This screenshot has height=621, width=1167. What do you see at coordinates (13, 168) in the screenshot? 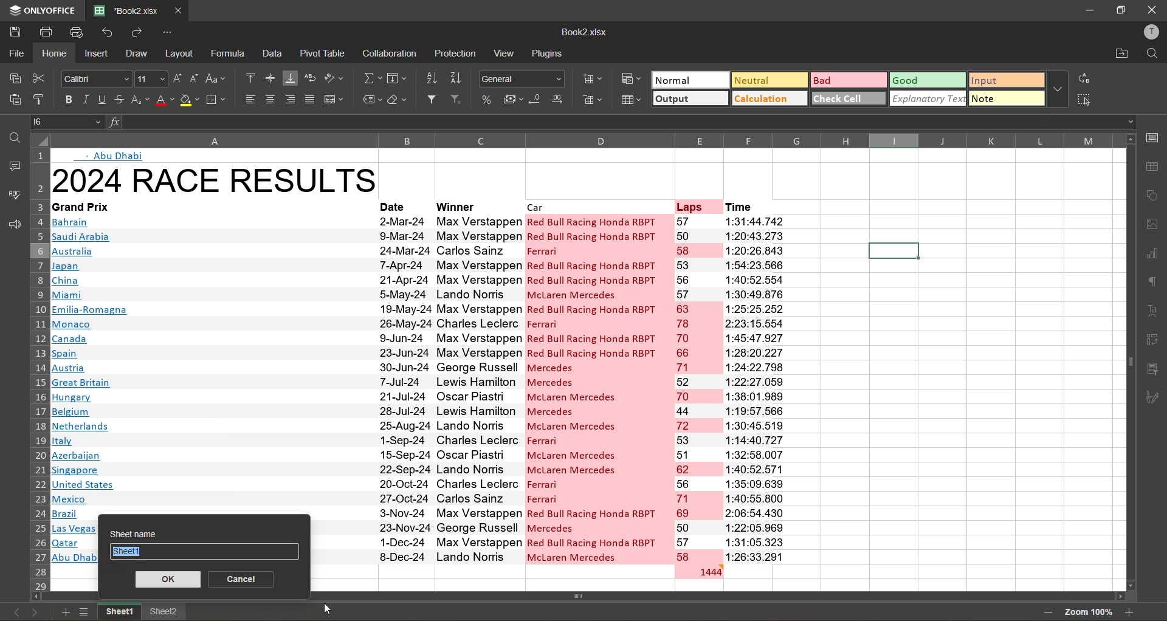
I see `comments` at bounding box center [13, 168].